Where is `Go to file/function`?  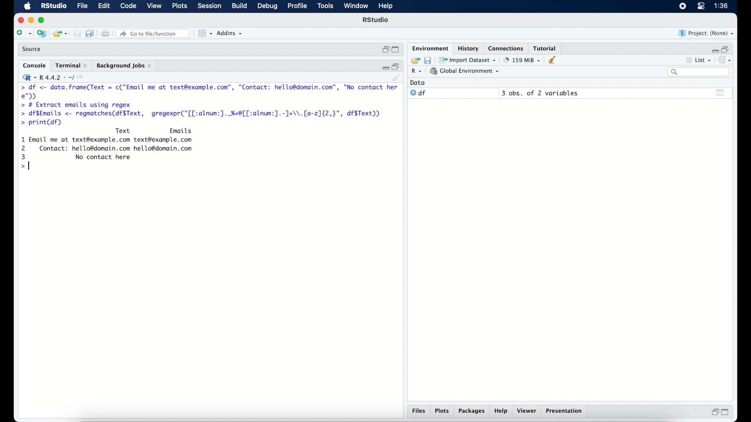 Go to file/function is located at coordinates (153, 33).